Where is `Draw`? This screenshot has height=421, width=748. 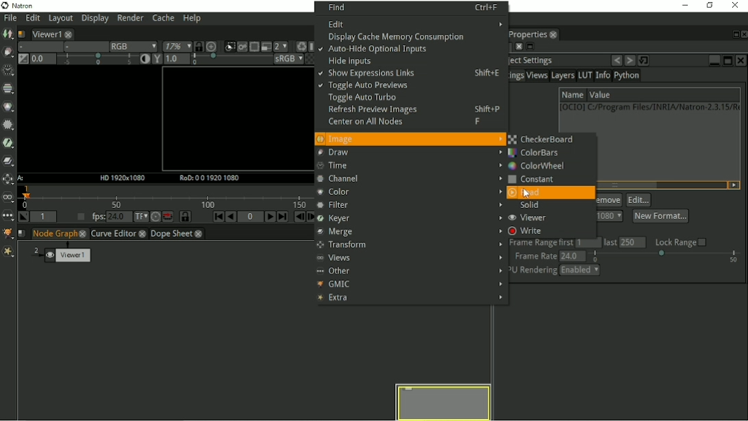 Draw is located at coordinates (409, 153).